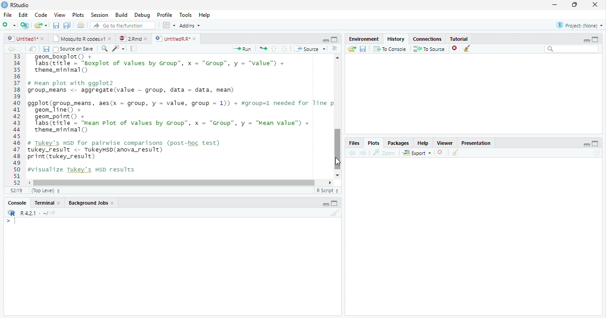 Image resolution: width=606 pixels, height=318 pixels. What do you see at coordinates (186, 15) in the screenshot?
I see `Tools` at bounding box center [186, 15].